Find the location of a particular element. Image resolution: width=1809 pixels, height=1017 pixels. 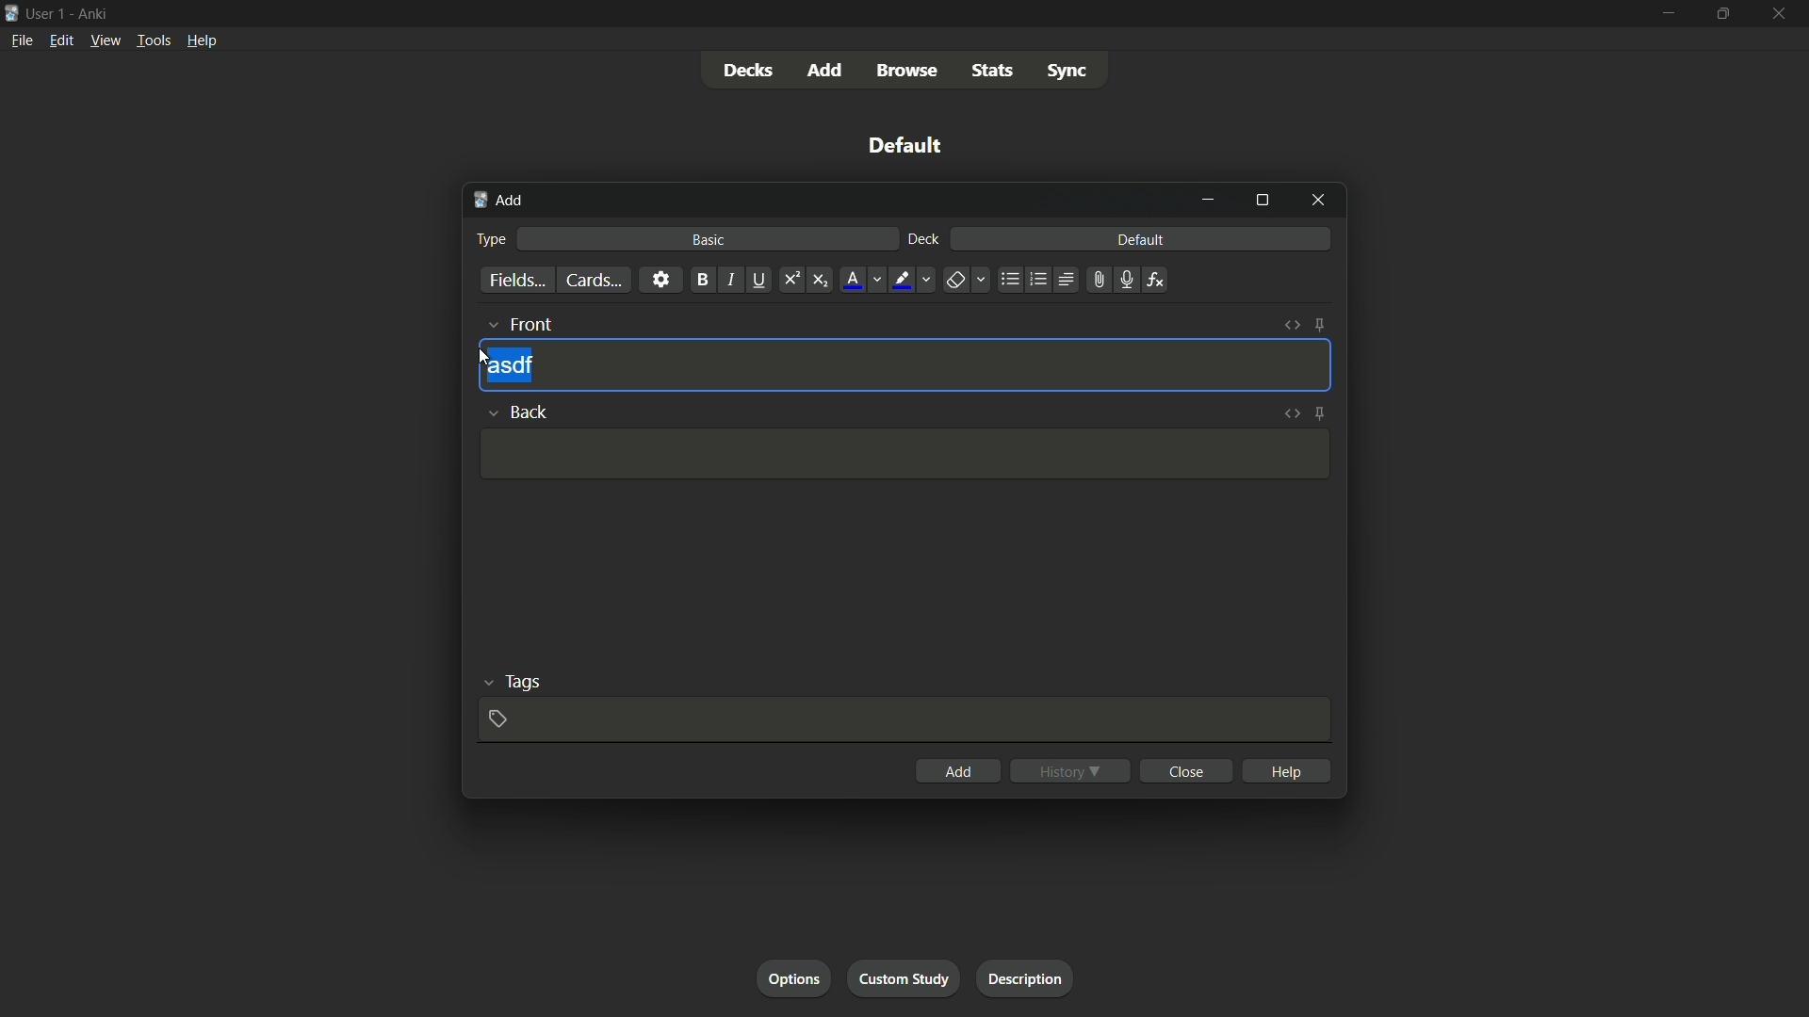

bold is located at coordinates (701, 280).